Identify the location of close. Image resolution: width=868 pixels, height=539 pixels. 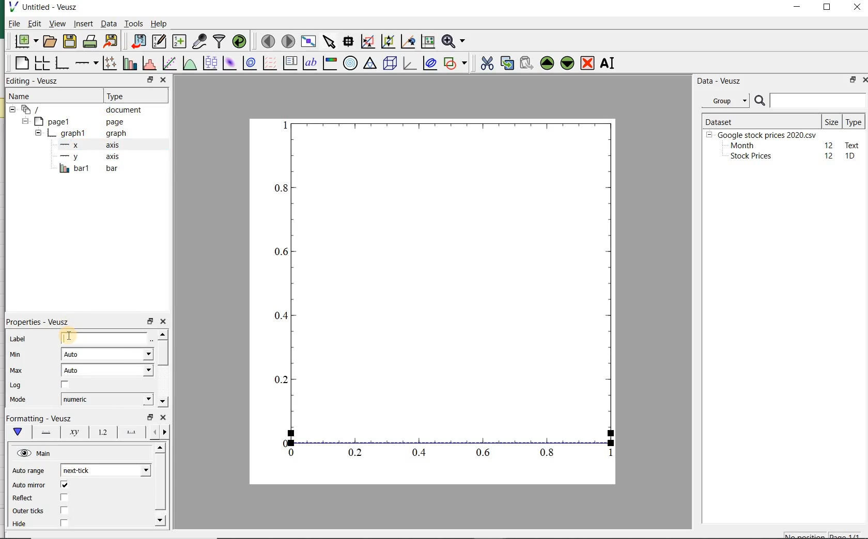
(857, 8).